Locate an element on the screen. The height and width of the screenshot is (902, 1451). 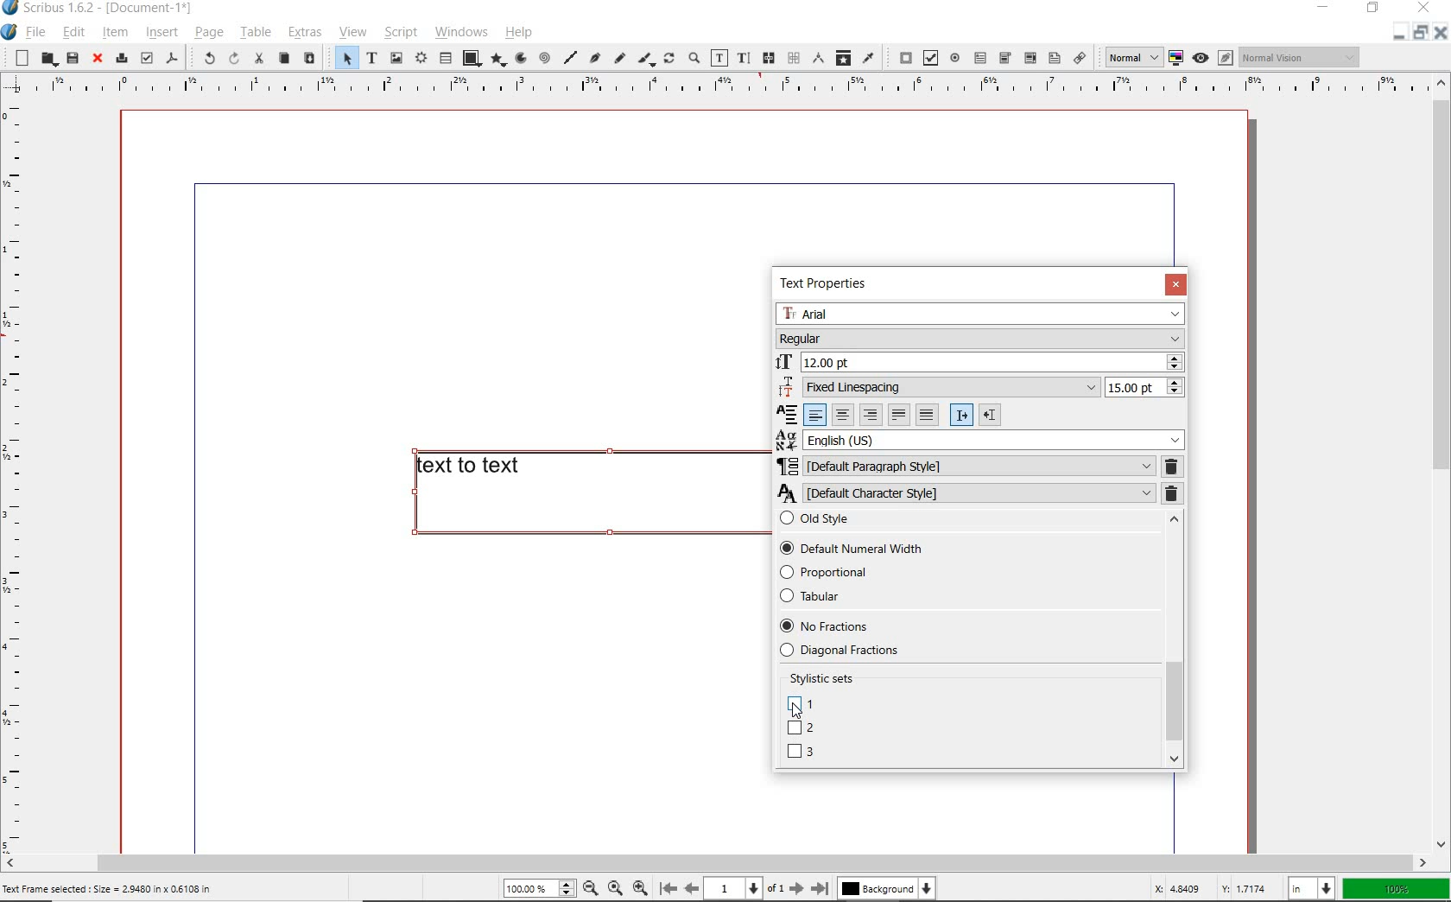
spiral is located at coordinates (544, 59).